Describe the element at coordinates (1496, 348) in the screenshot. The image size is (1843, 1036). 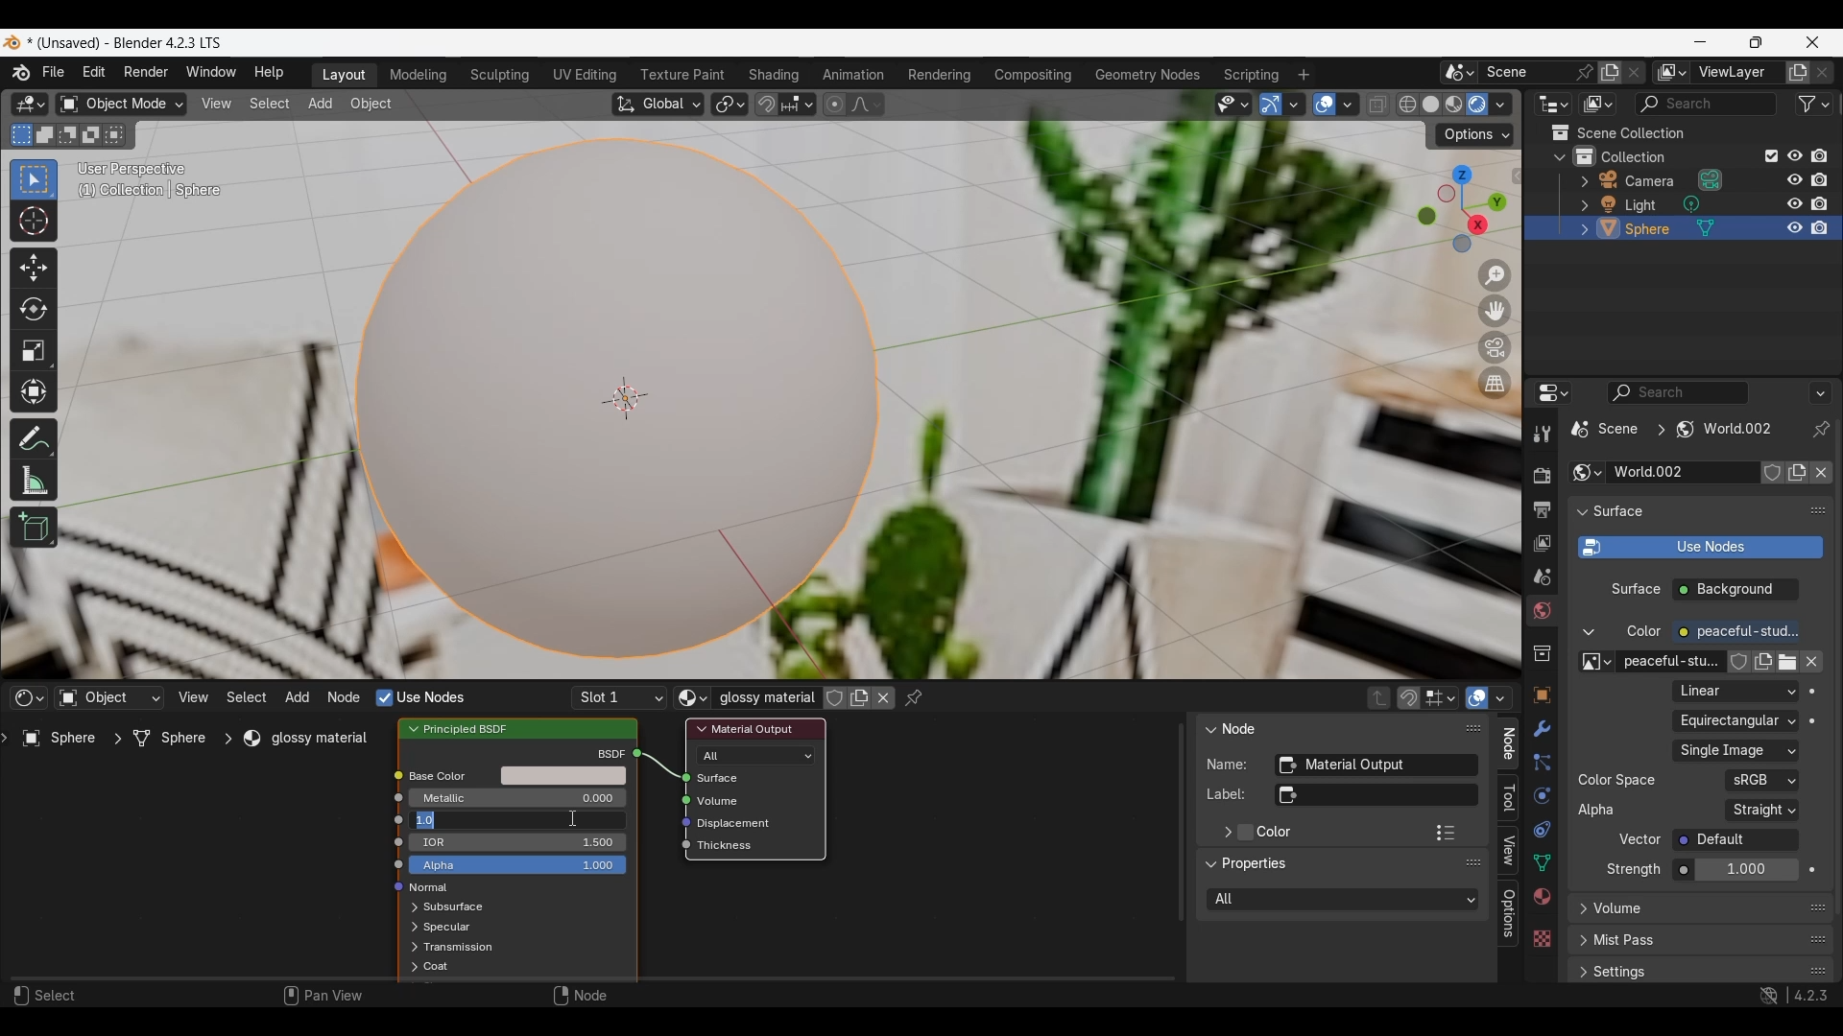
I see `Toggle the camera view` at that location.